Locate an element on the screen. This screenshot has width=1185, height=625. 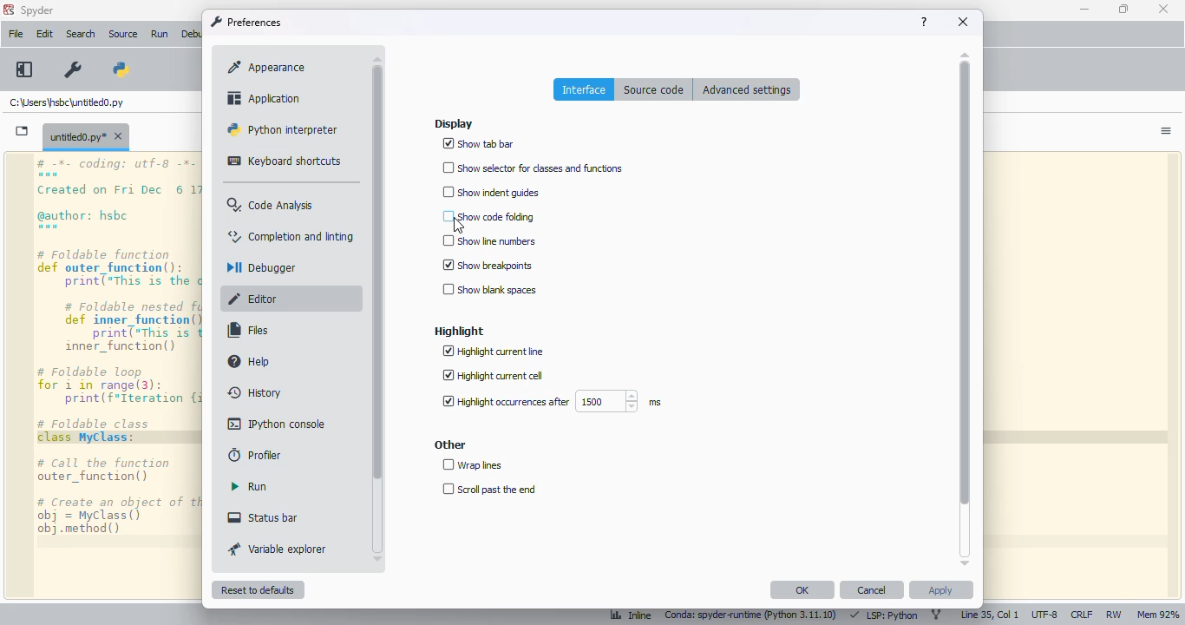
Line 35, col 1 is located at coordinates (990, 615).